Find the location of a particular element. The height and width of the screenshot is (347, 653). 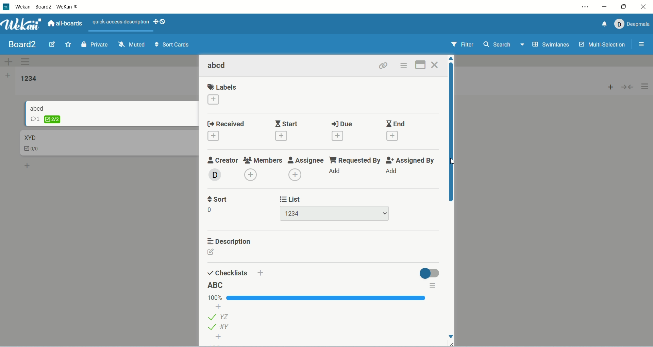

list title is located at coordinates (218, 285).